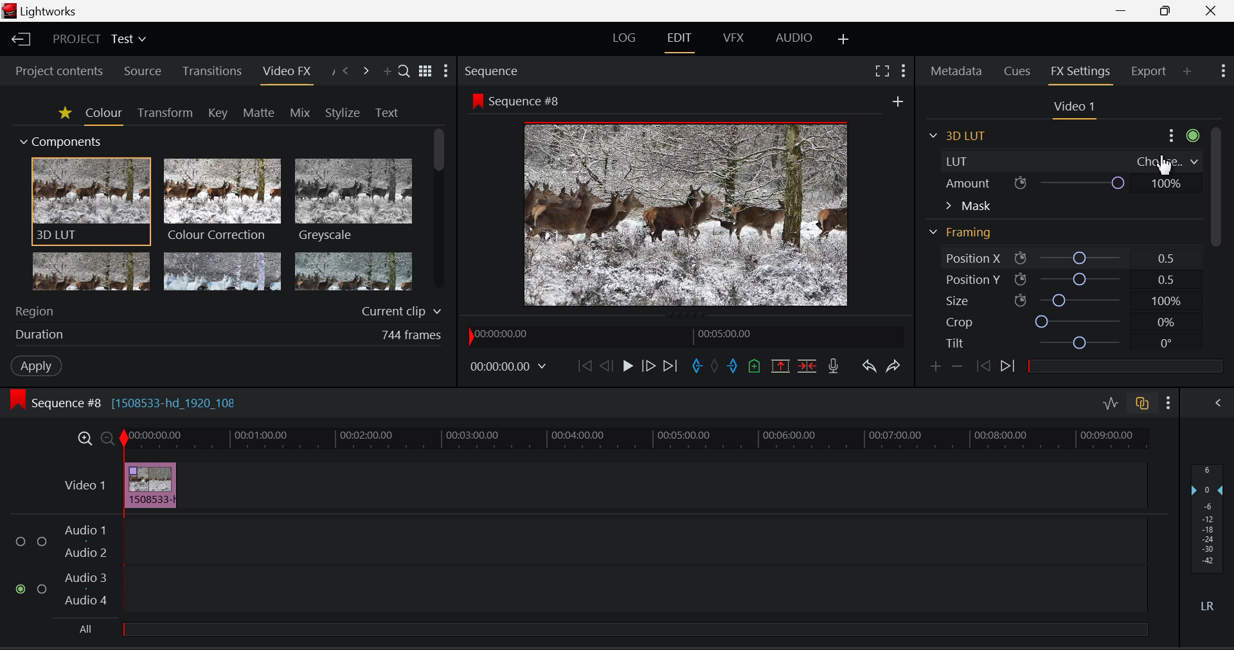 The width and height of the screenshot is (1234, 650). What do you see at coordinates (1215, 11) in the screenshot?
I see `Close` at bounding box center [1215, 11].